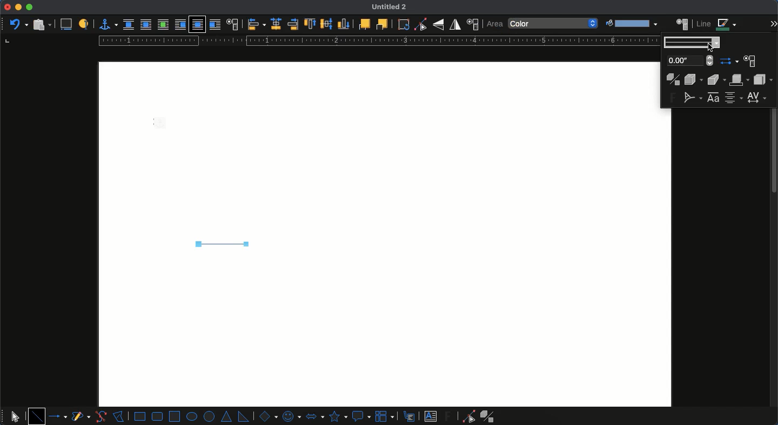  I want to click on footwork text, so click(673, 98).